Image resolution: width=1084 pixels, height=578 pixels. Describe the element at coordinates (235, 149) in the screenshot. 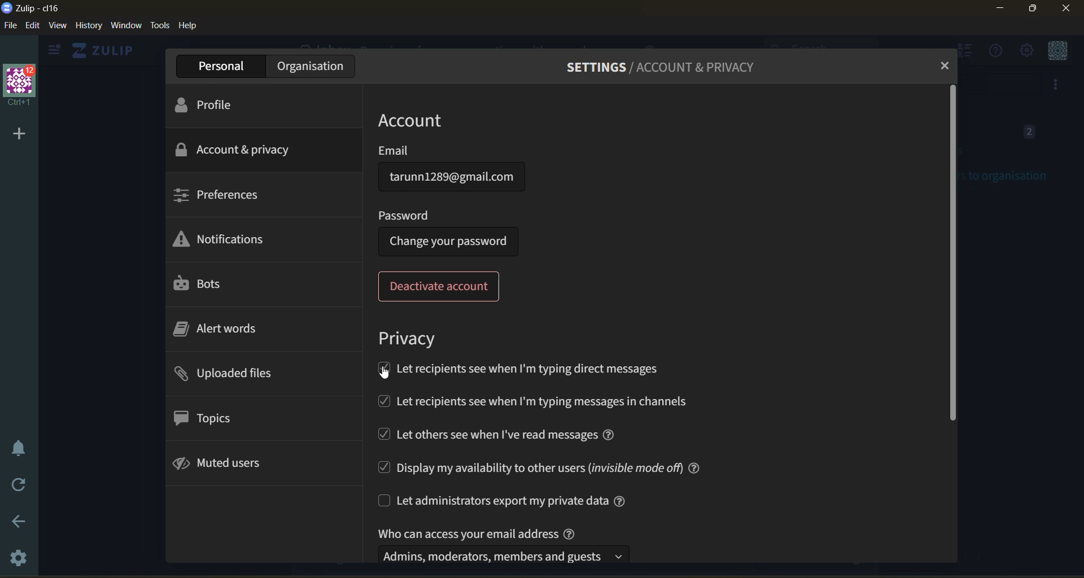

I see `account and privacy` at that location.